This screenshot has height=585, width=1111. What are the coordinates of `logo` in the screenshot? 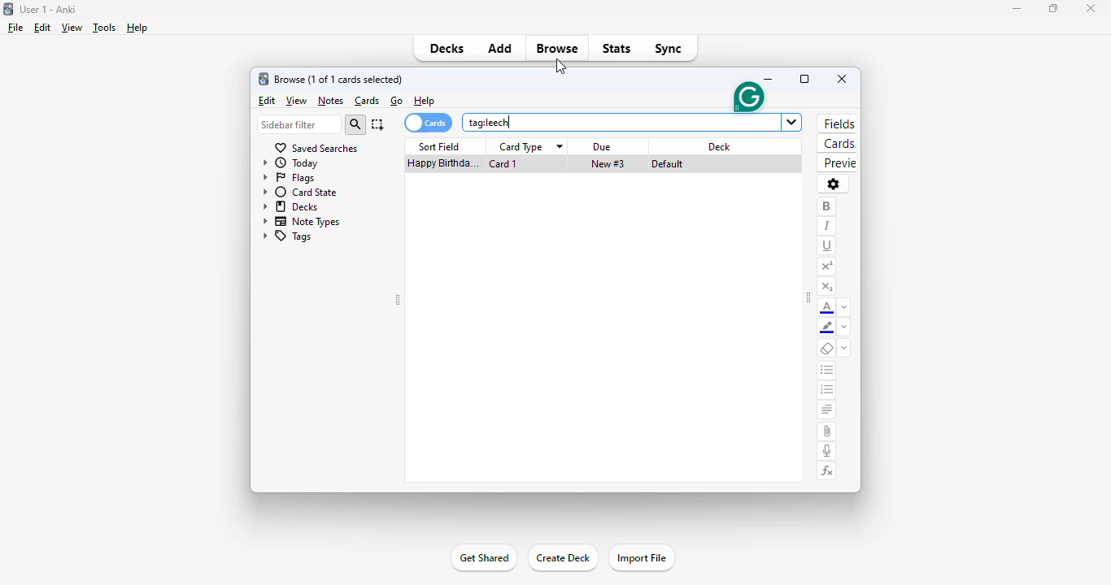 It's located at (8, 9).